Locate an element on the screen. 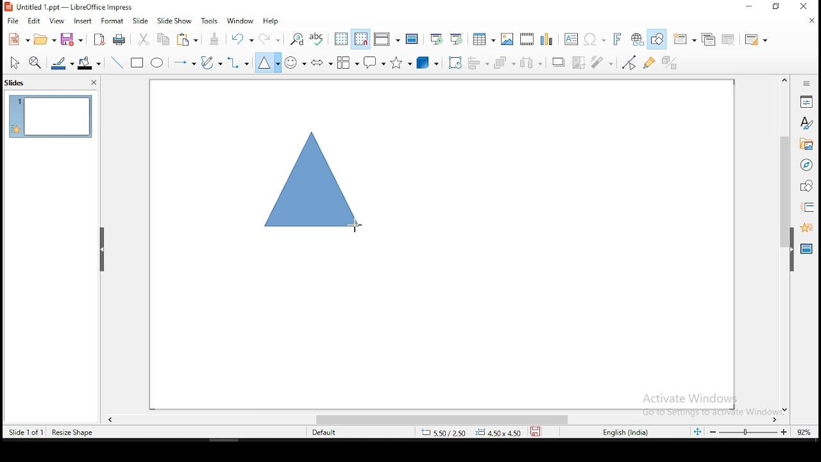 The image size is (821, 462). zoom and pan is located at coordinates (37, 62).